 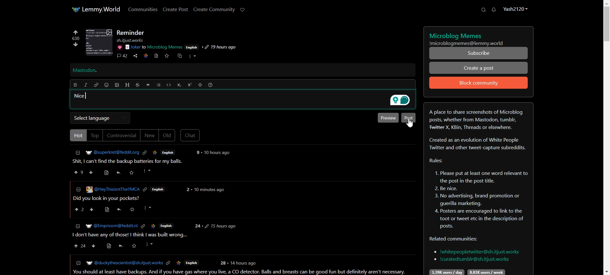 What do you see at coordinates (85, 71) in the screenshot?
I see `Text` at bounding box center [85, 71].